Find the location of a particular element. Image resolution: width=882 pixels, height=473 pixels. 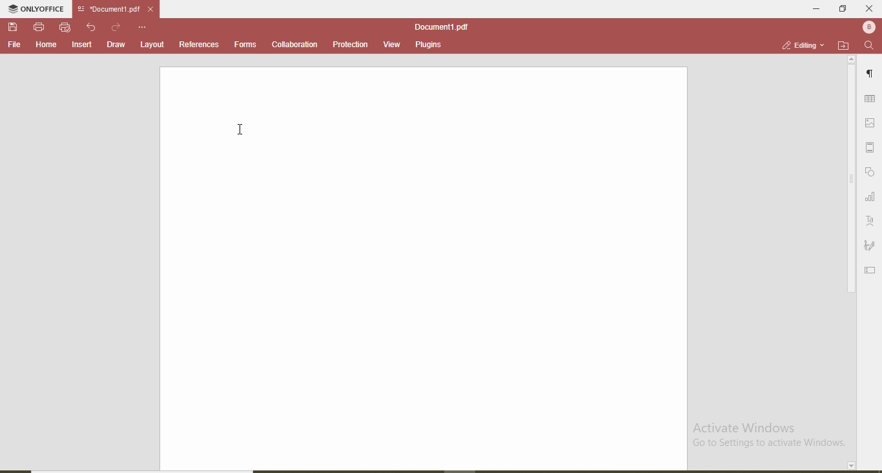

layout is located at coordinates (153, 44).